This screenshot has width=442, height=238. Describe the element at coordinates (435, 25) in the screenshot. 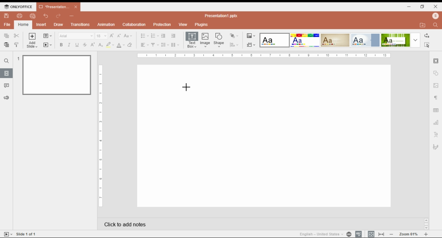

I see `find` at that location.